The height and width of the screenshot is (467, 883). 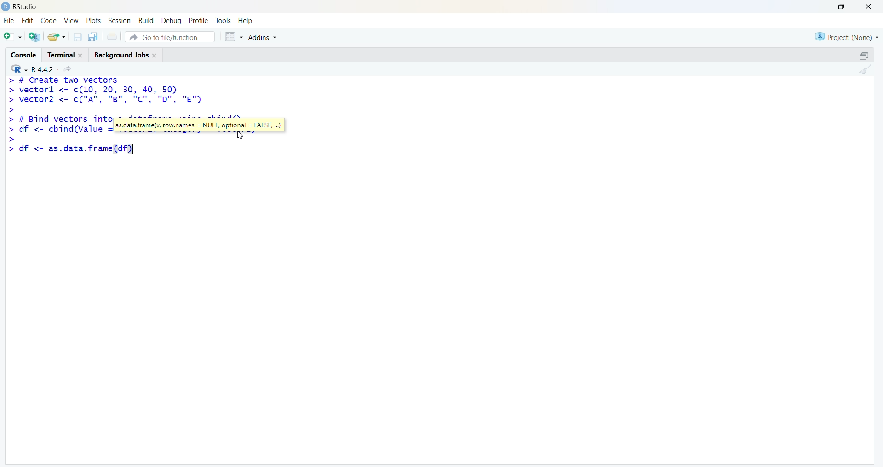 What do you see at coordinates (172, 20) in the screenshot?
I see `Debug` at bounding box center [172, 20].